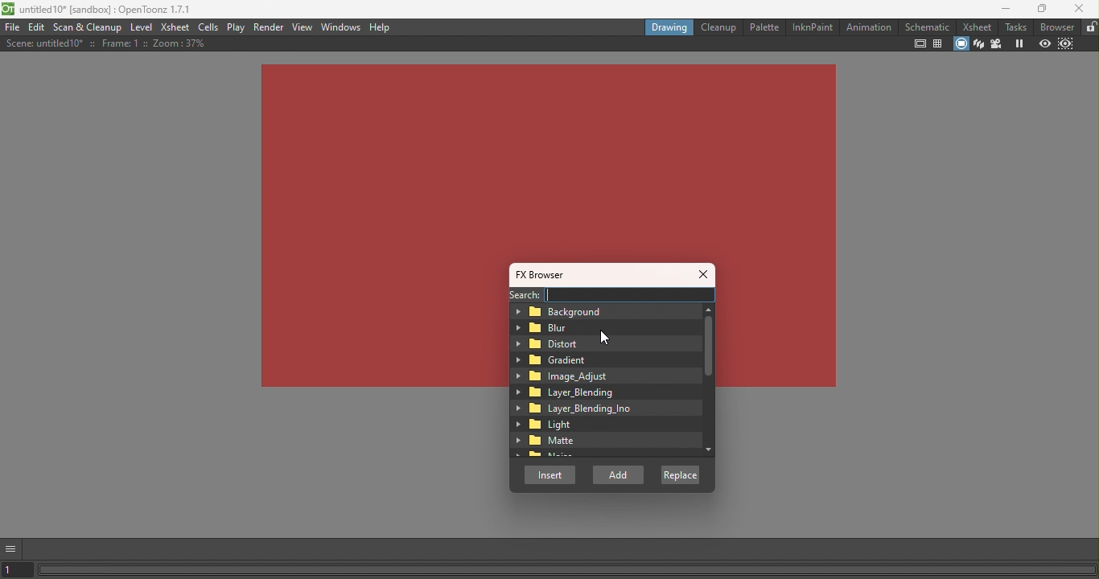 The height and width of the screenshot is (579, 1099). I want to click on Preview, so click(1044, 43).